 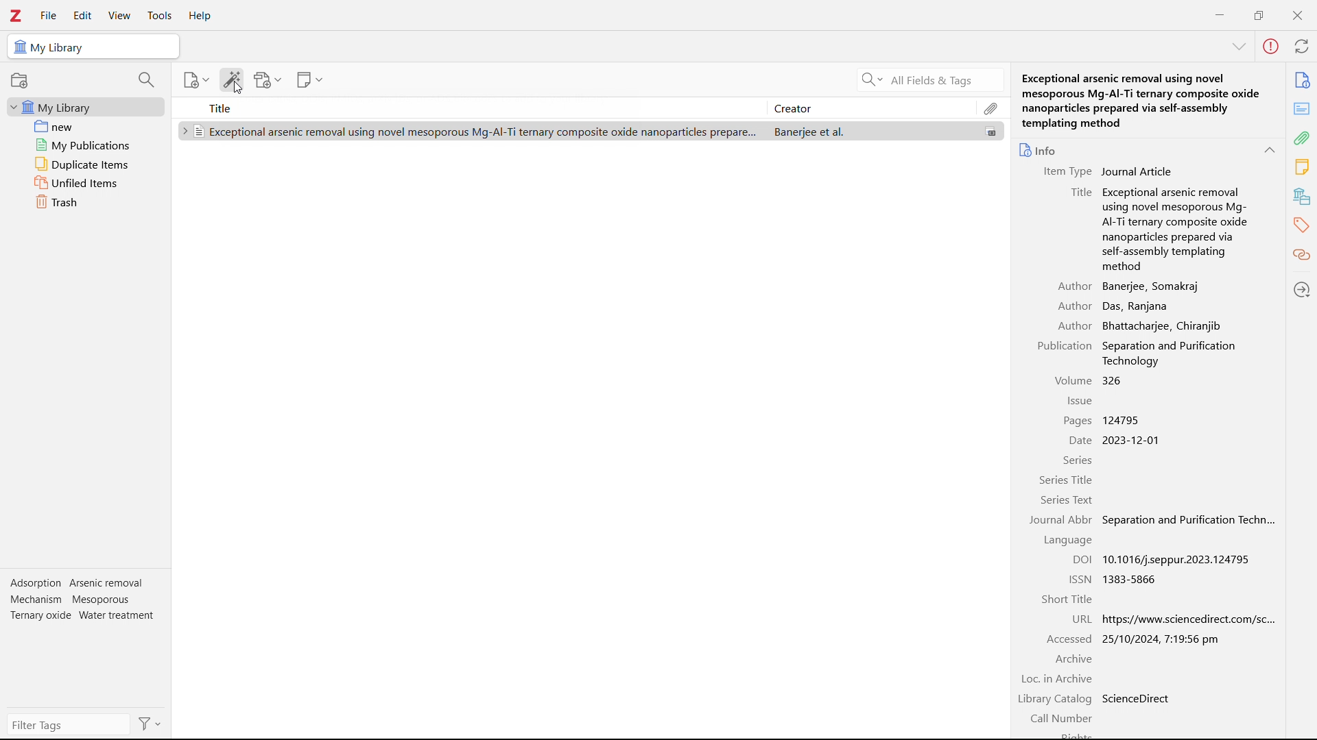 What do you see at coordinates (1178, 559) in the screenshot?
I see `10.1016/j.seppur.2023.124795` at bounding box center [1178, 559].